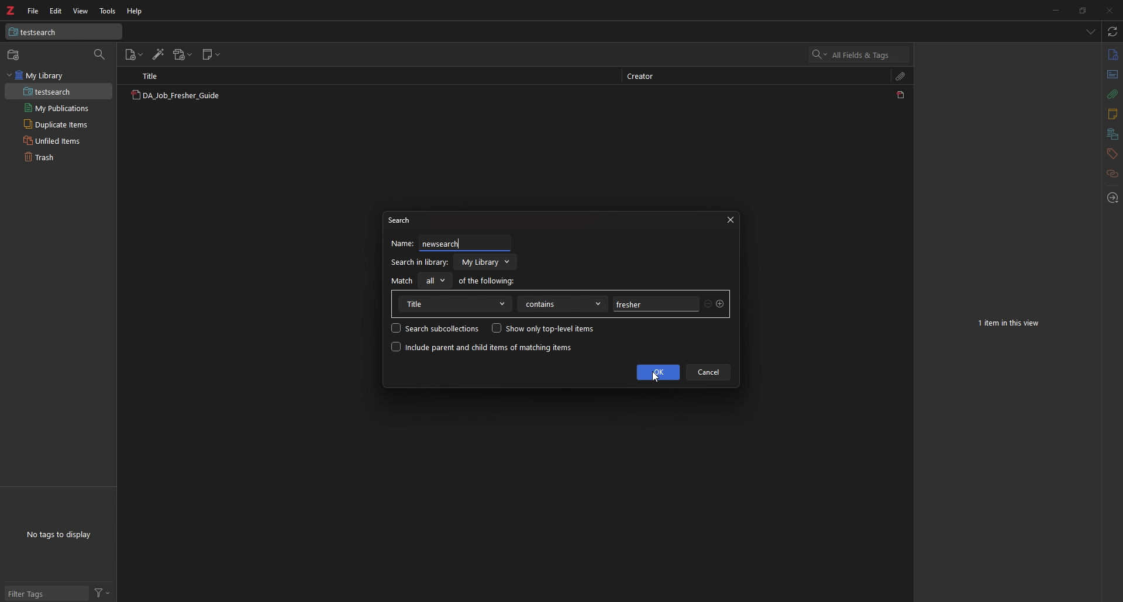 The width and height of the screenshot is (1123, 602). Describe the element at coordinates (1112, 54) in the screenshot. I see `info` at that location.